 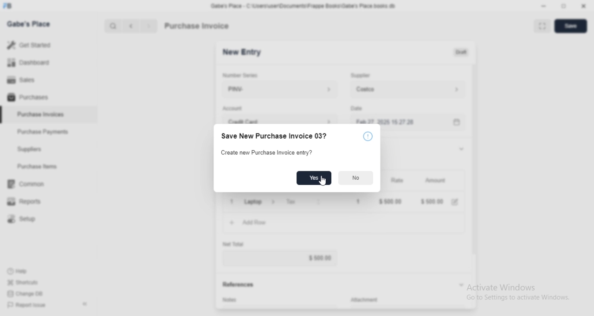 What do you see at coordinates (48, 96) in the screenshot?
I see `Purchases` at bounding box center [48, 96].